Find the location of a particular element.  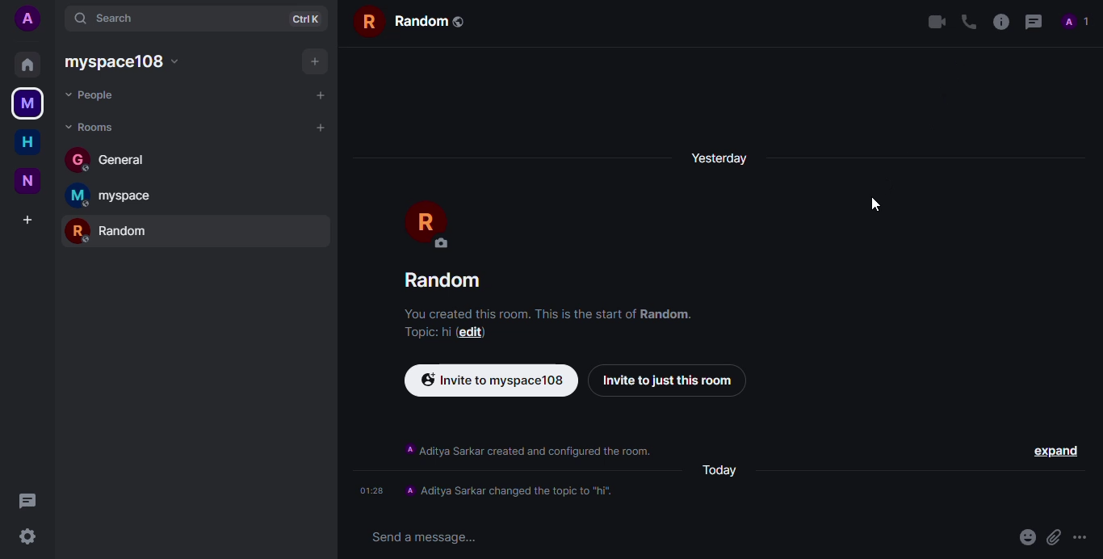

01:28 is located at coordinates (371, 487).